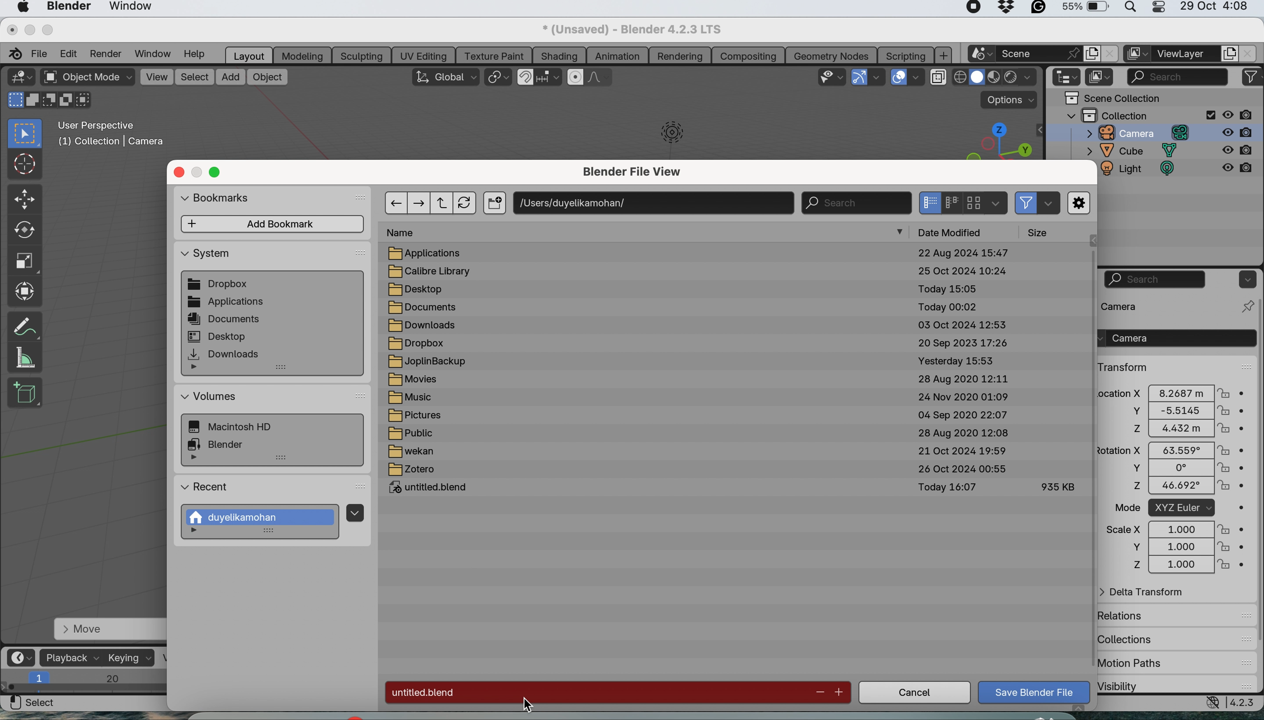 The image size is (1264, 720). I want to click on blener file view, so click(637, 174).